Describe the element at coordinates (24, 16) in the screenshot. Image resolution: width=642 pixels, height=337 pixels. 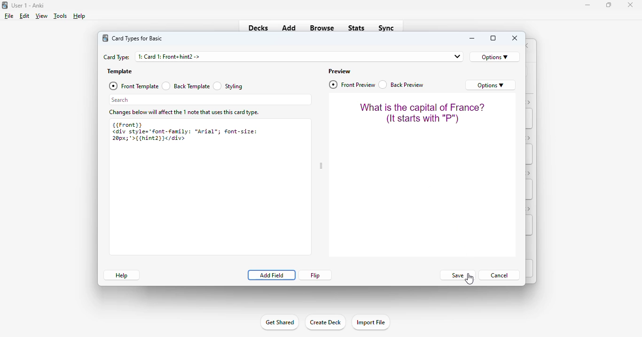
I see `edit` at that location.